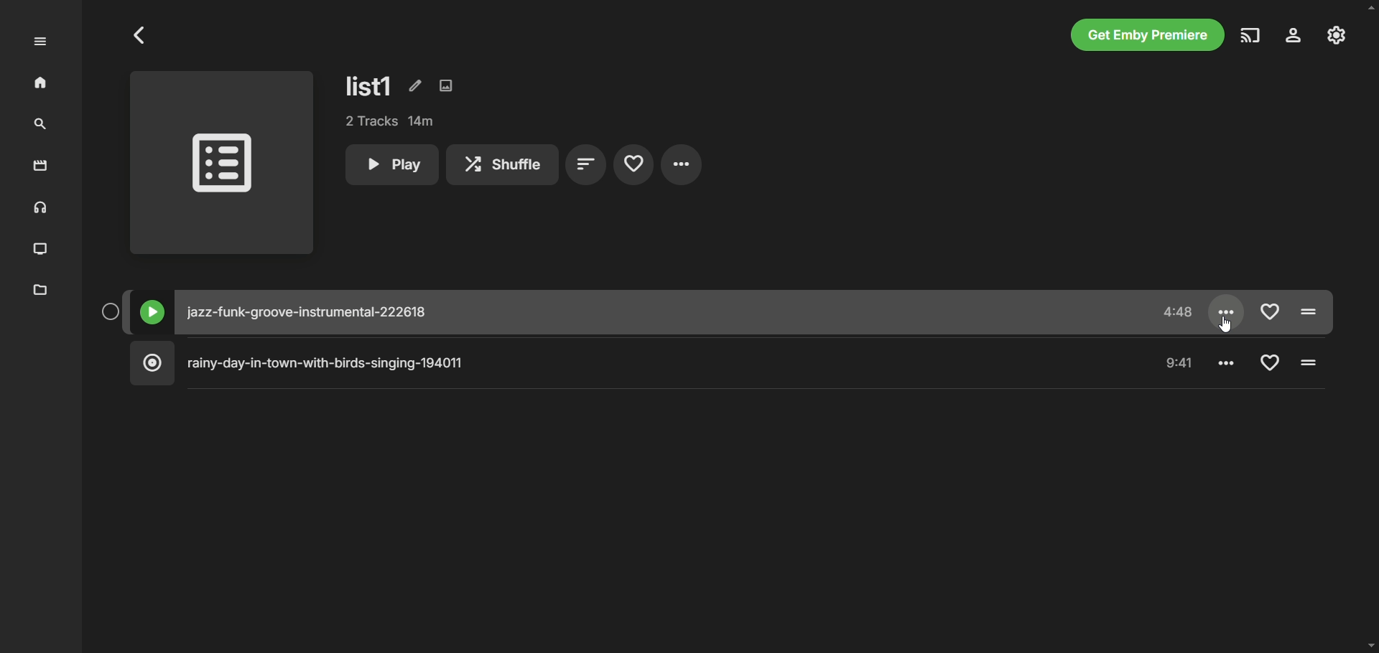 The width and height of the screenshot is (1379, 653). I want to click on music title, so click(640, 312).